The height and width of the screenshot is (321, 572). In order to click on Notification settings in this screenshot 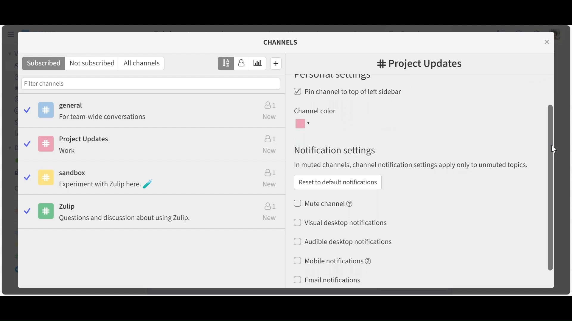, I will do `click(334, 150)`.